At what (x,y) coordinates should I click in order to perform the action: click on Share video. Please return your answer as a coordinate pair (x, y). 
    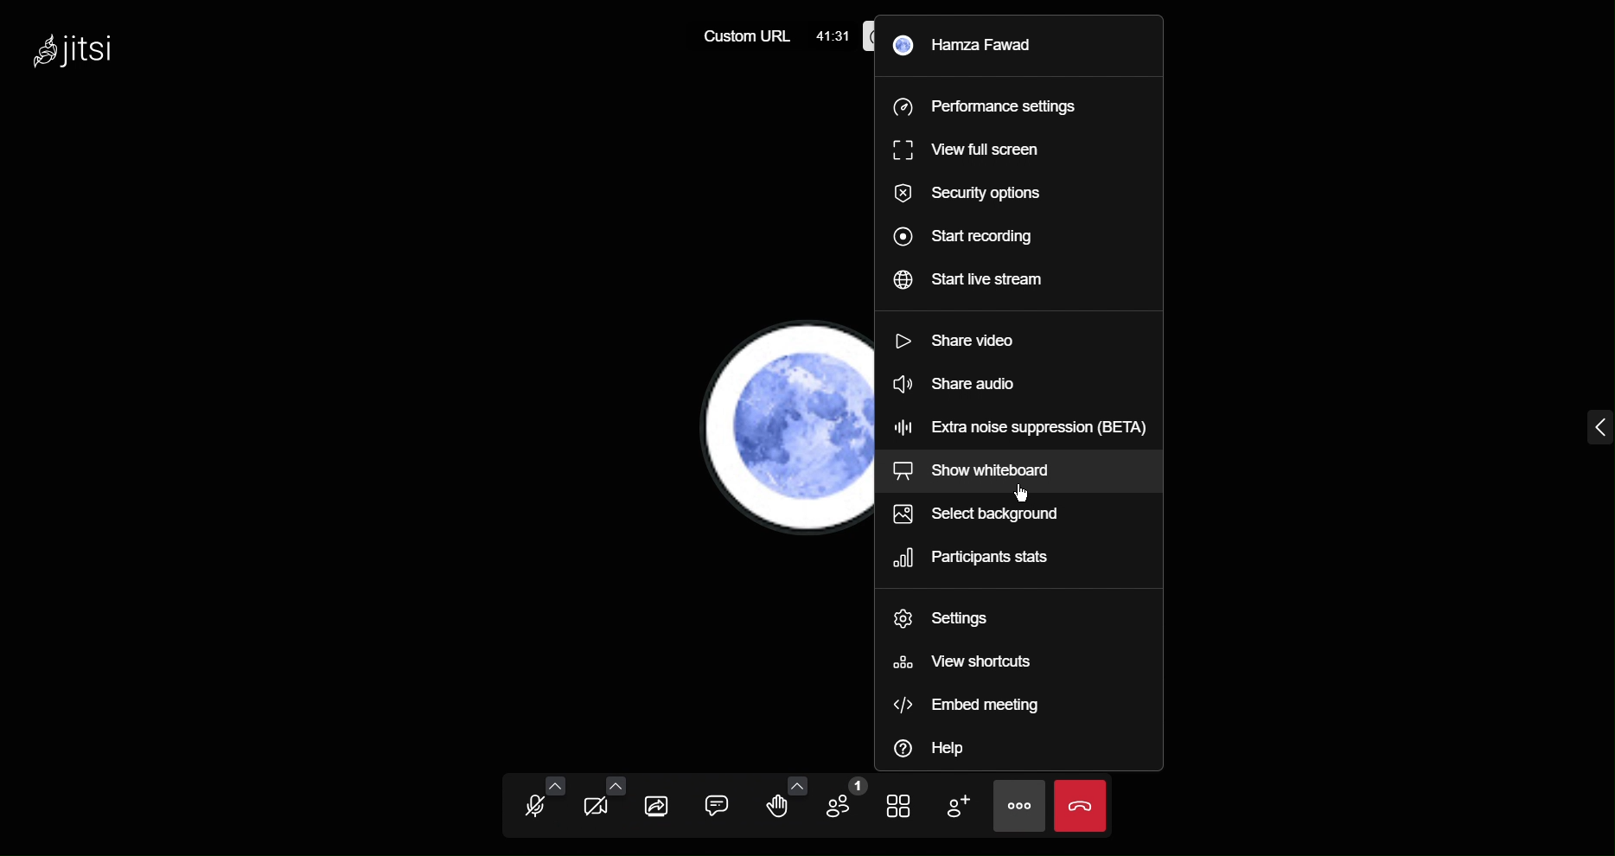
    Looking at the image, I should click on (957, 346).